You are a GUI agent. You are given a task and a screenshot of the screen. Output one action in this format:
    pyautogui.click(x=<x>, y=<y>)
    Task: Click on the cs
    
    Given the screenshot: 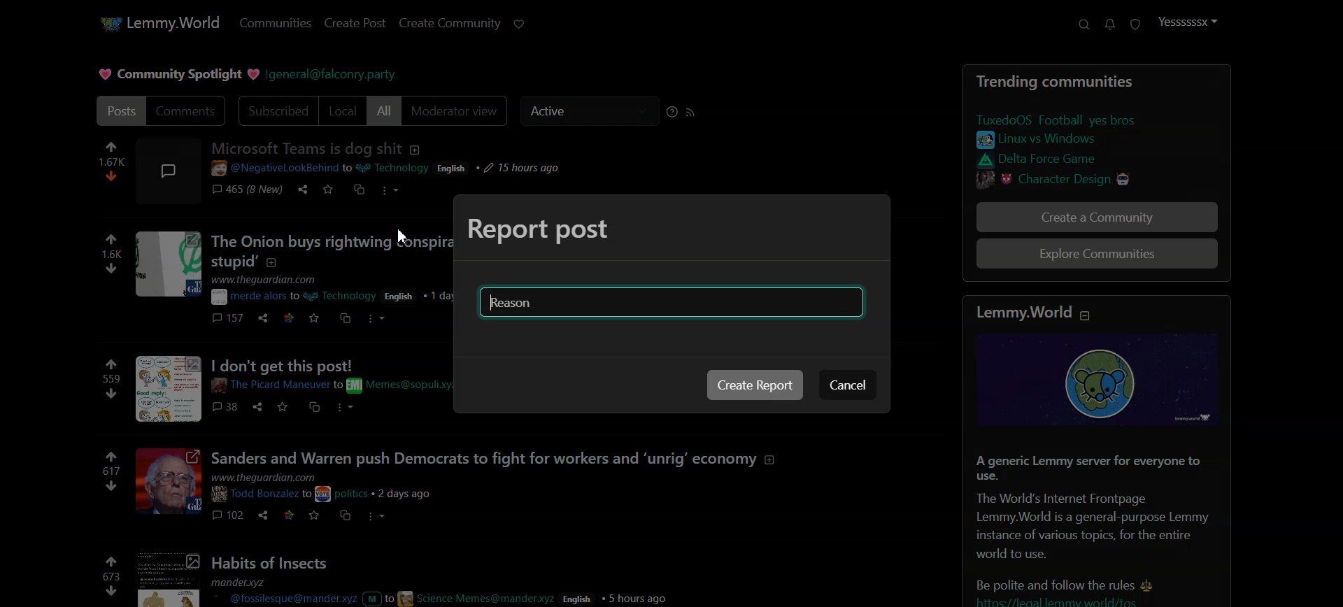 What is the action you would take?
    pyautogui.click(x=346, y=319)
    